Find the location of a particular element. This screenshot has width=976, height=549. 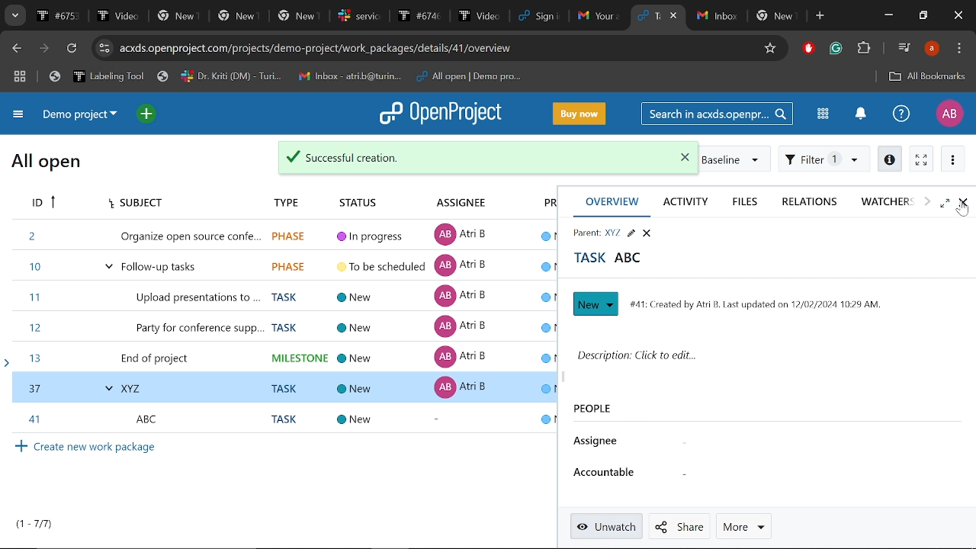

More actions is located at coordinates (953, 159).